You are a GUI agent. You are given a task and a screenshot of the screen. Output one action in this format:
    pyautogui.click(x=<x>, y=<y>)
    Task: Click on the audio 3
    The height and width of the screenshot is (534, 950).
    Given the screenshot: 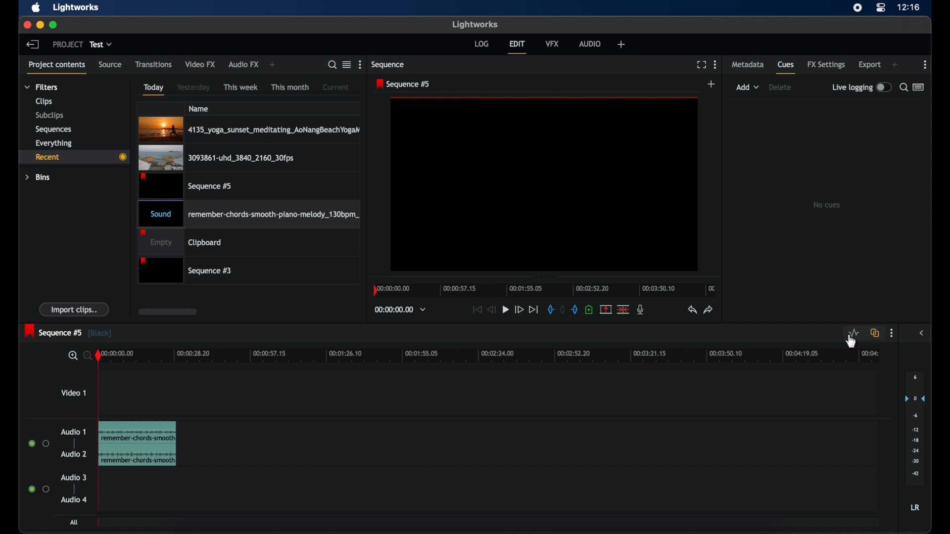 What is the action you would take?
    pyautogui.click(x=74, y=478)
    